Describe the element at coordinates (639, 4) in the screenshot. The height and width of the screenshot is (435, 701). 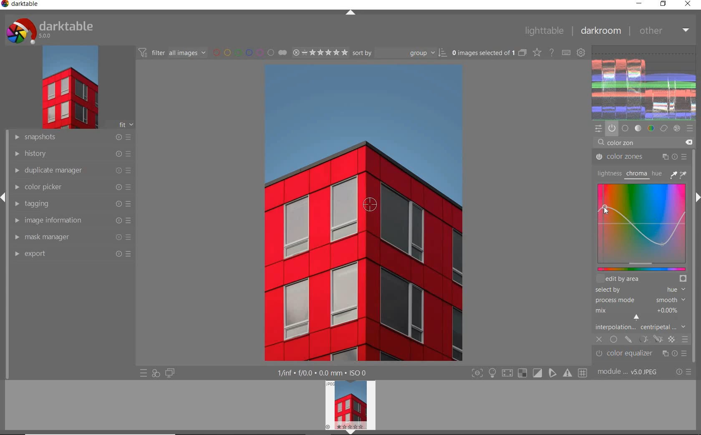
I see `minimize` at that location.